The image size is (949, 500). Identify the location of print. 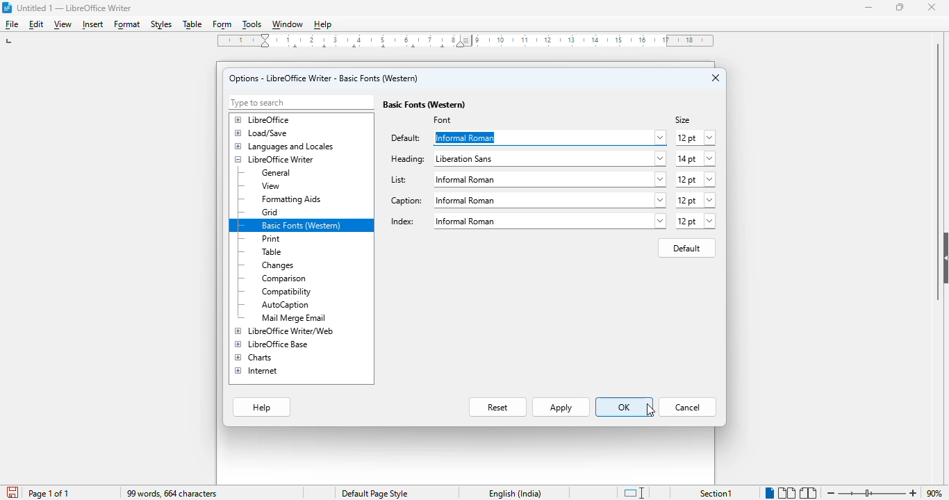
(270, 239).